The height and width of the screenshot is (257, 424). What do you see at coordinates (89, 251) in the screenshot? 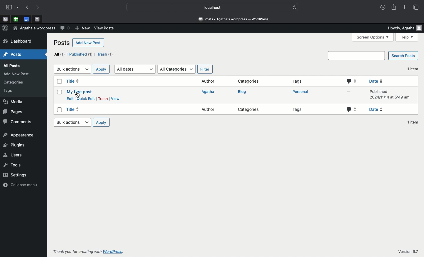
I see `Thank you for creating with wordpress` at bounding box center [89, 251].